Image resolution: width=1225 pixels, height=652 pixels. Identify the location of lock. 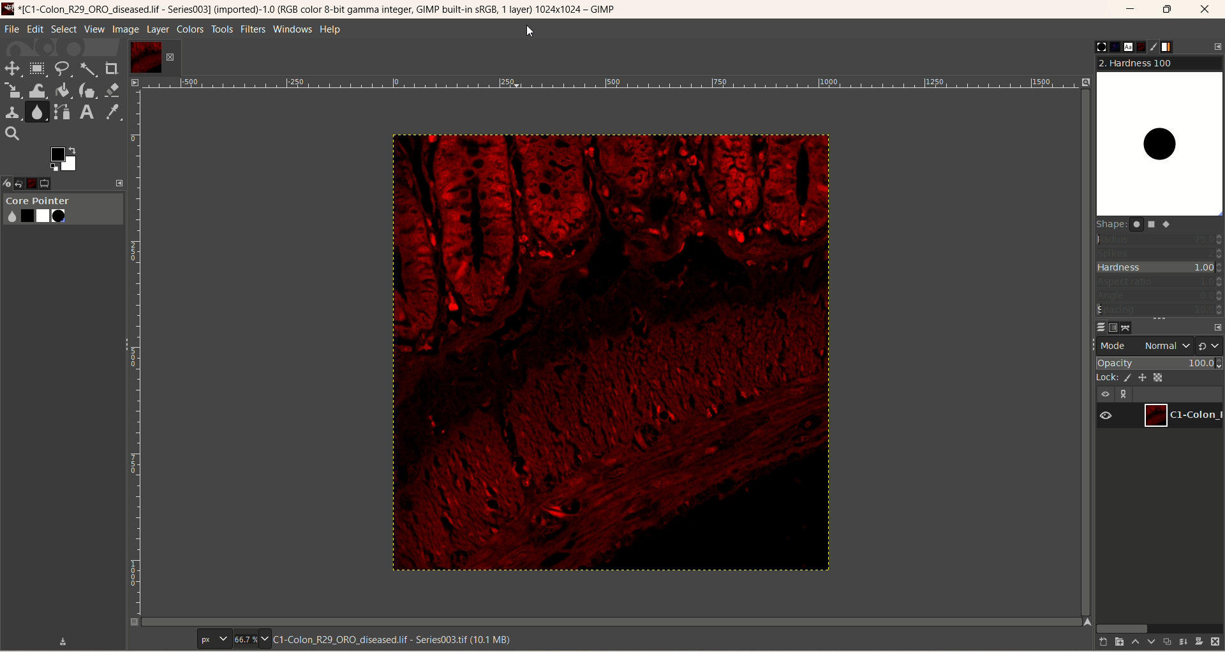
(1106, 376).